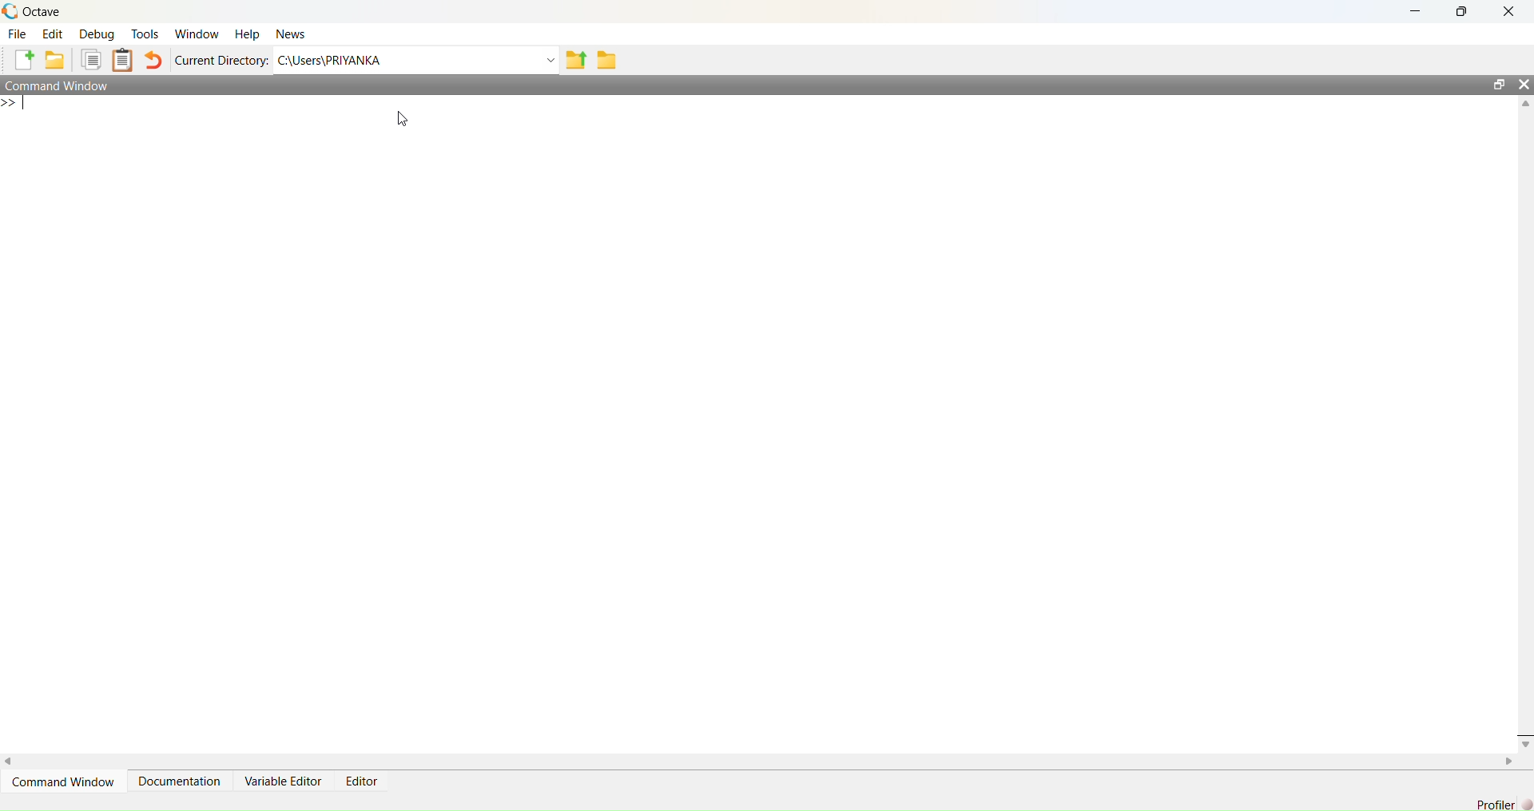 This screenshot has height=811, width=1534. I want to click on Maximize/Restore, so click(1464, 13).